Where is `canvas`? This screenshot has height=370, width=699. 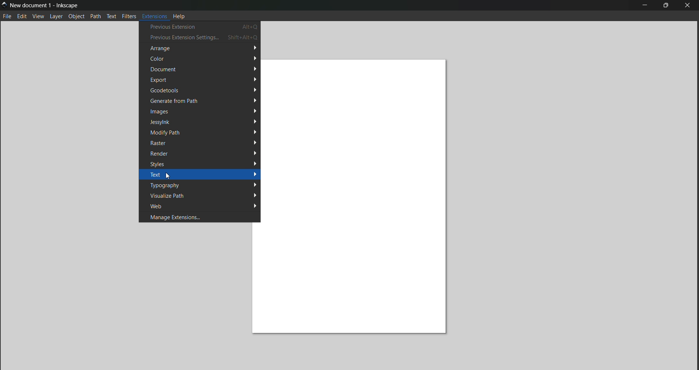 canvas is located at coordinates (359, 197).